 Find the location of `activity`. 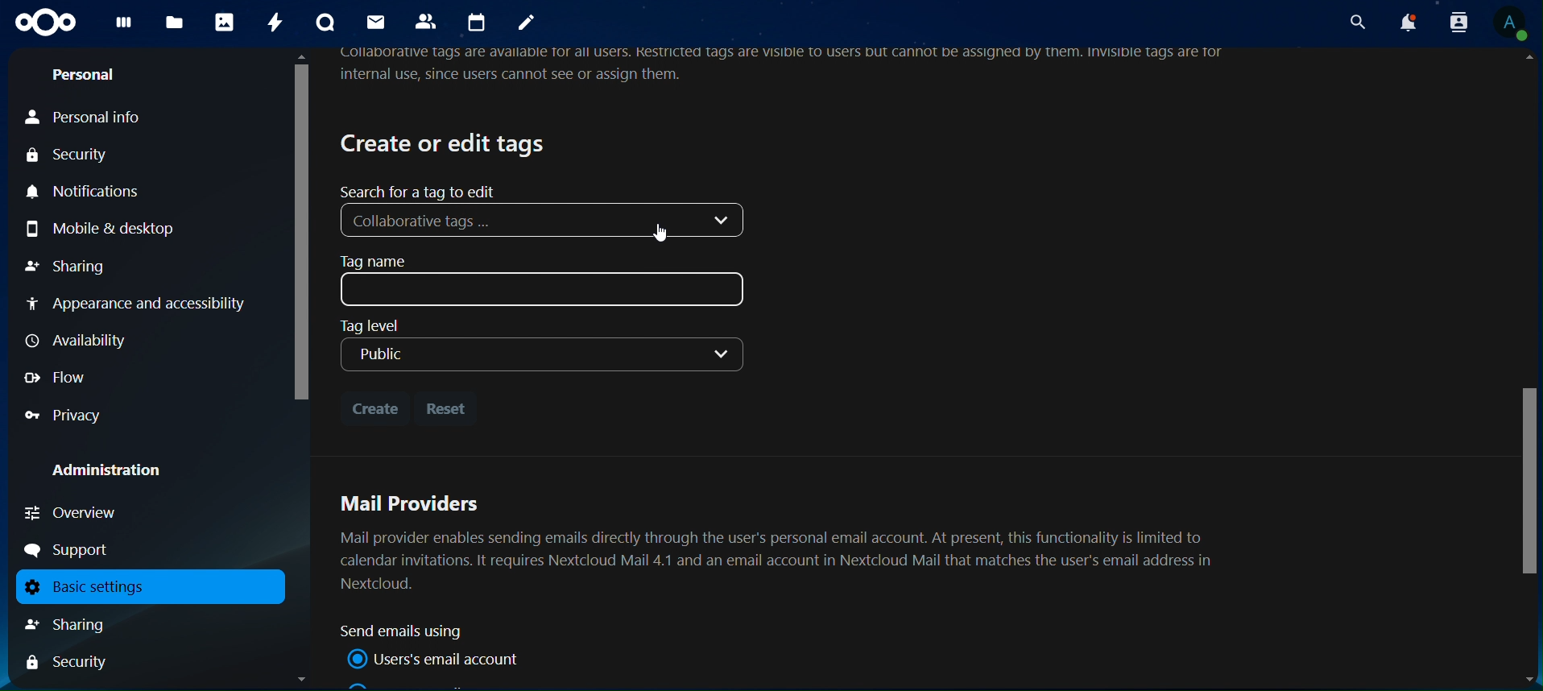

activity is located at coordinates (278, 23).